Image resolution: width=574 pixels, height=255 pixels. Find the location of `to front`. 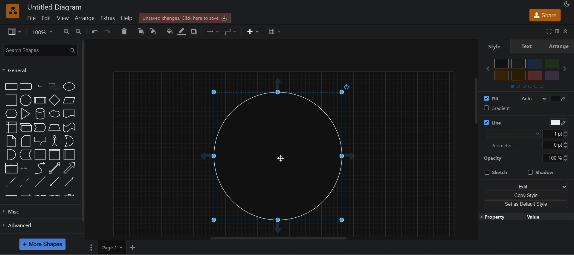

to front is located at coordinates (141, 31).